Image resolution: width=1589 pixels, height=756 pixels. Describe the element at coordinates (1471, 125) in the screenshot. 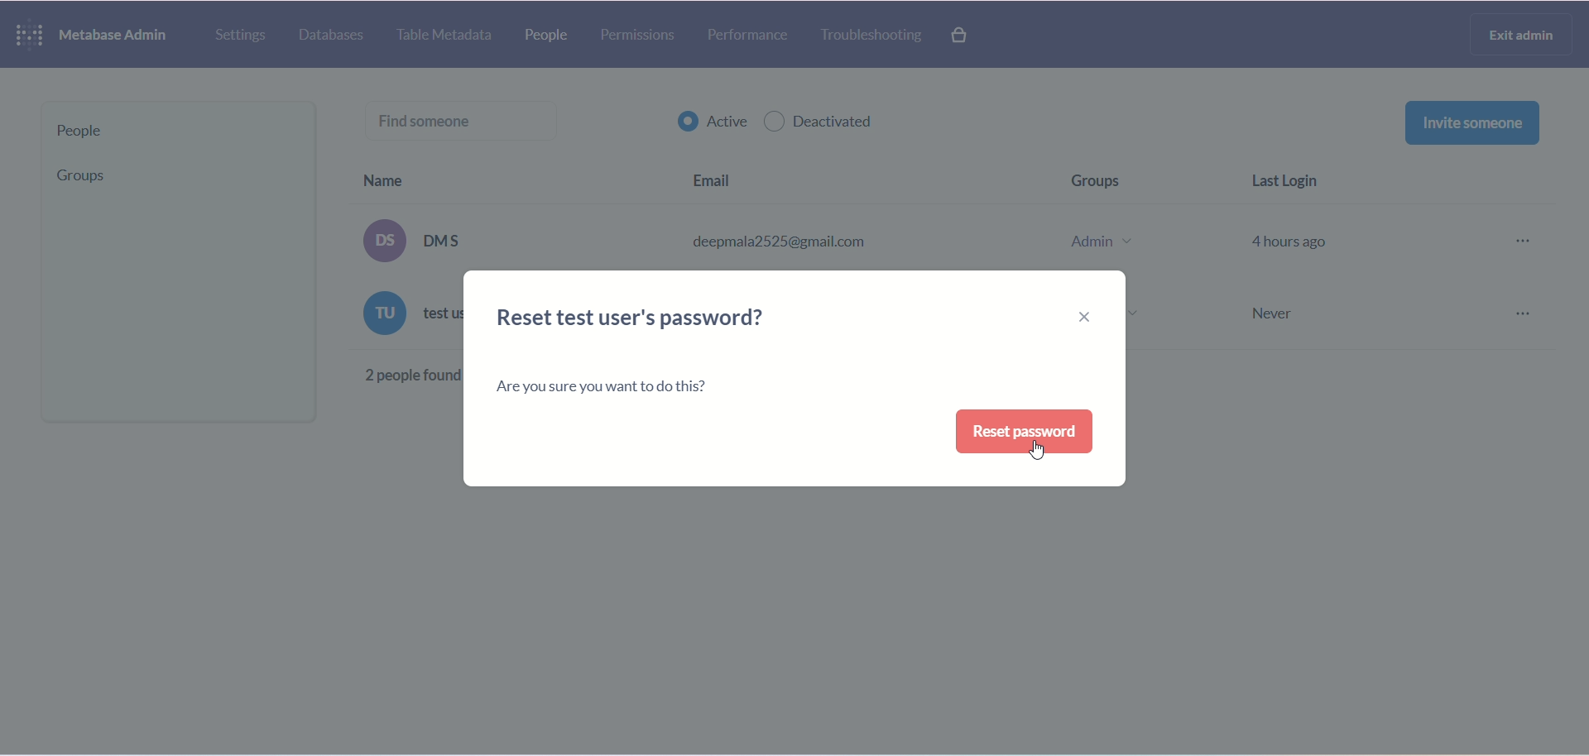

I see `invite someone` at that location.